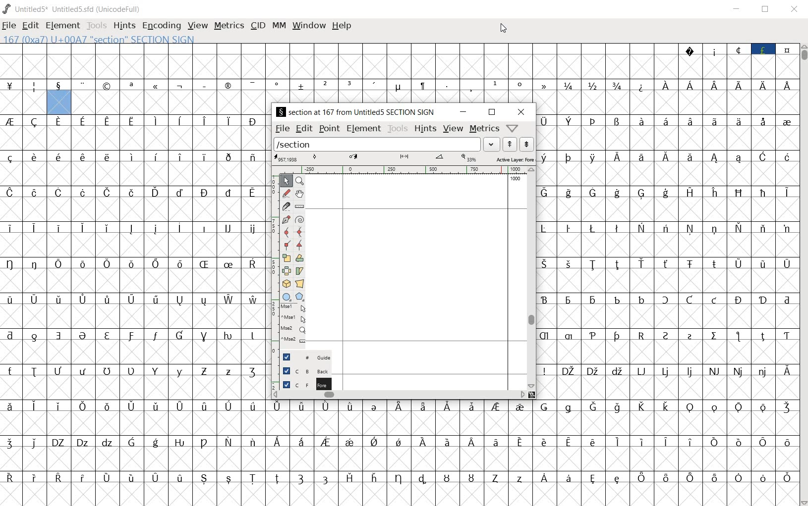 This screenshot has width=808, height=506. Describe the element at coordinates (342, 26) in the screenshot. I see `help` at that location.